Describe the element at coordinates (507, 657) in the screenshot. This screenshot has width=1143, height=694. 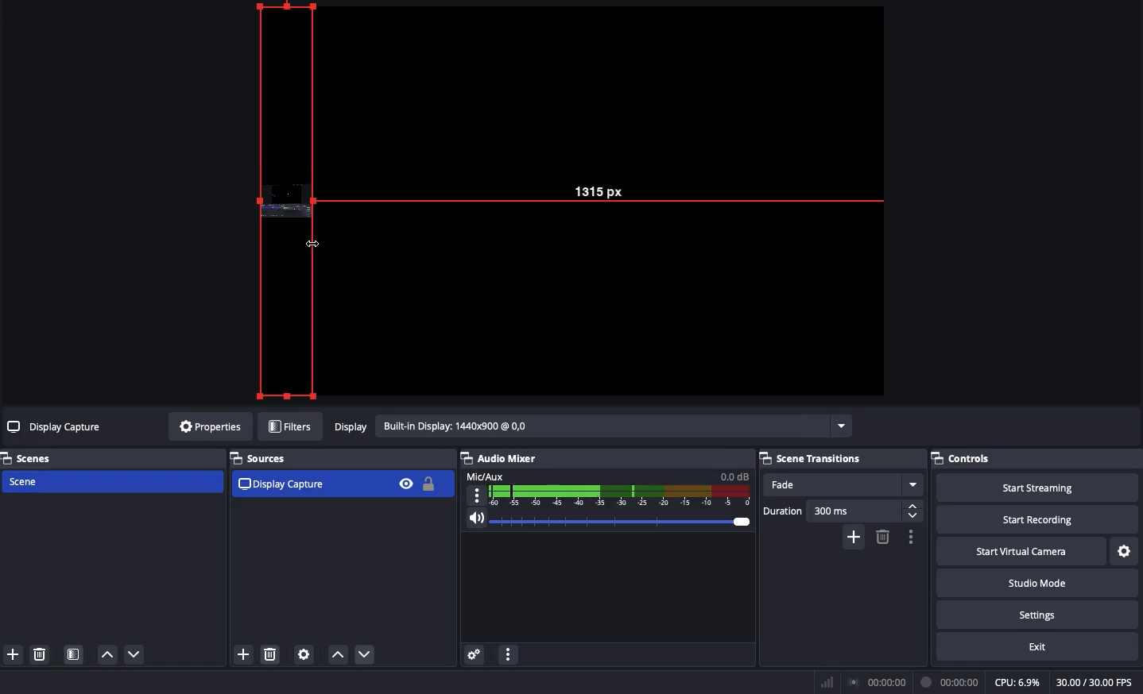
I see `More` at that location.